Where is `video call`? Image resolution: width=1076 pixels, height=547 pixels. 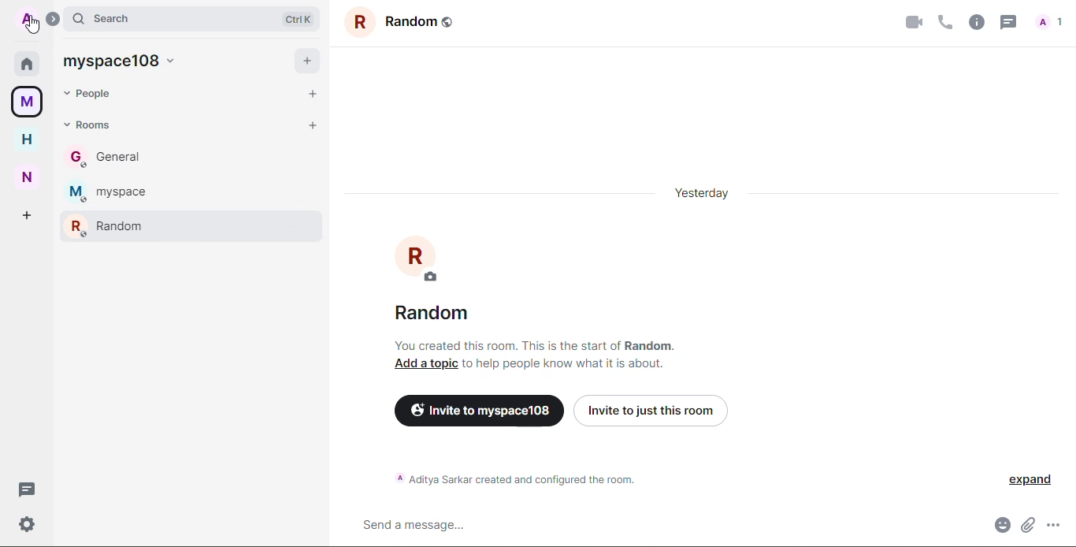 video call is located at coordinates (907, 22).